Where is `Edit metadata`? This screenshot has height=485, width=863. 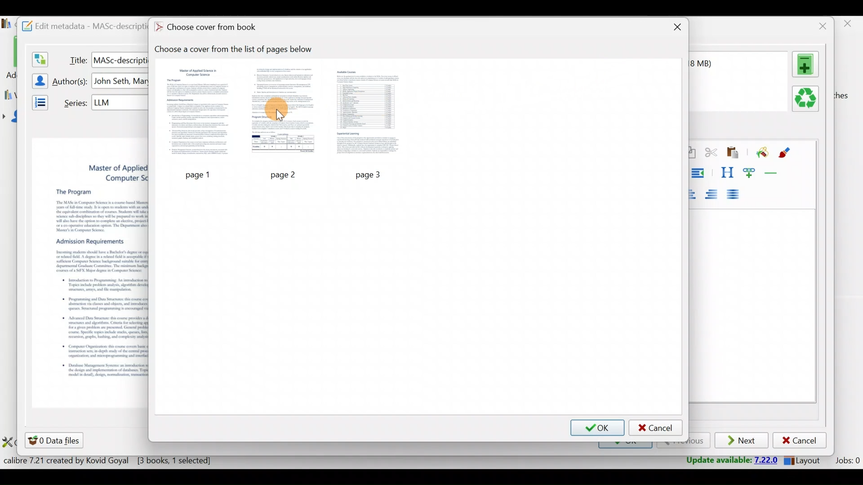
Edit metadata is located at coordinates (80, 25).